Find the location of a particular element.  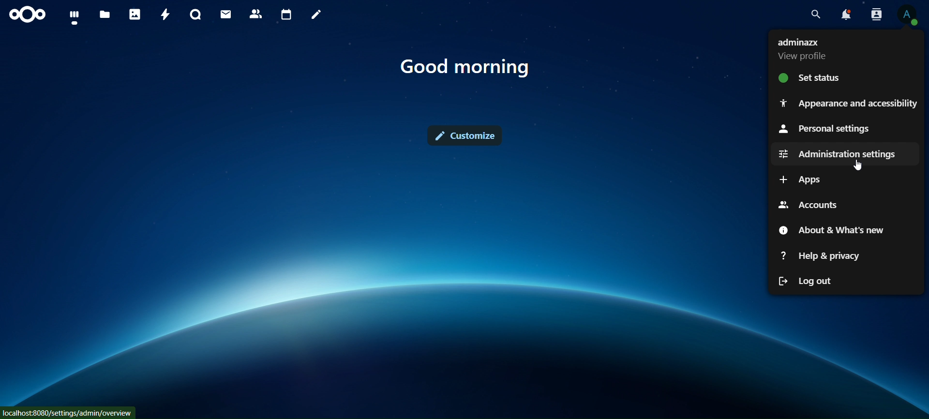

cursor is located at coordinates (857, 165).